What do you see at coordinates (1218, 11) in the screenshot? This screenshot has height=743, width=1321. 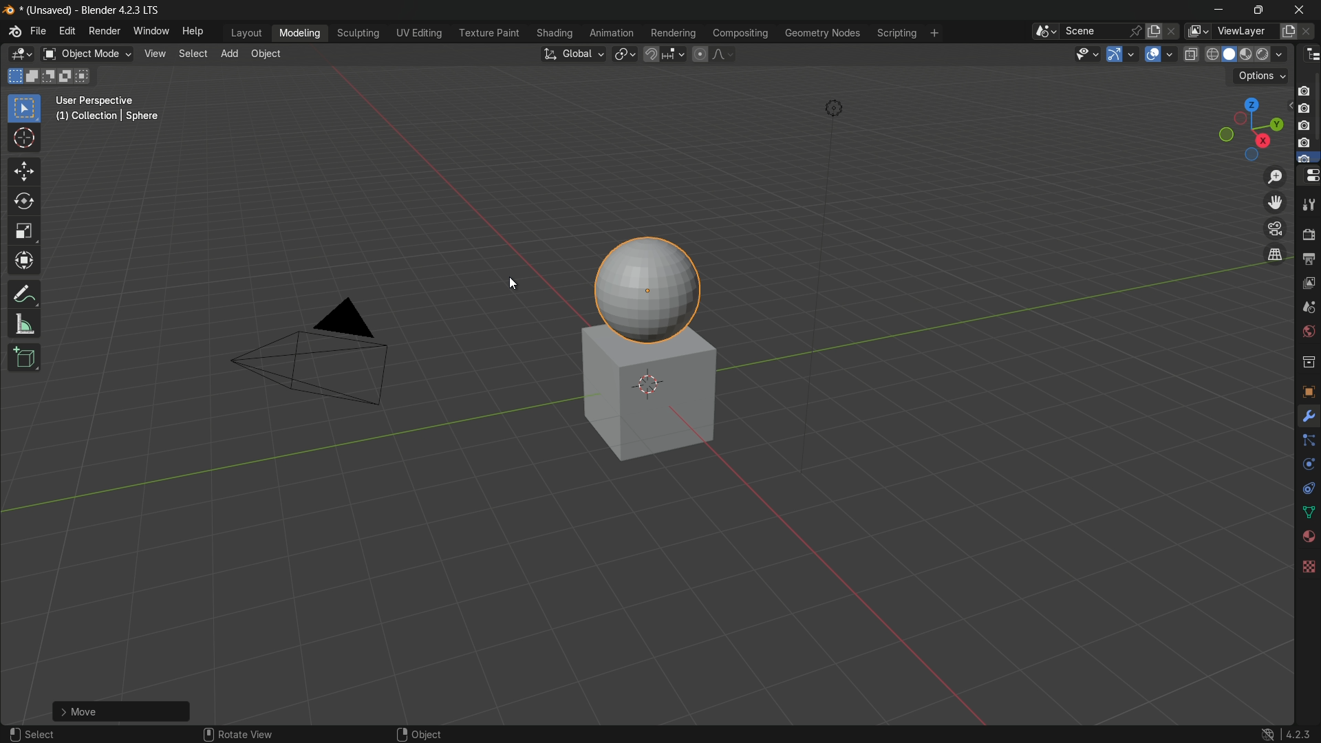 I see `minimize` at bounding box center [1218, 11].